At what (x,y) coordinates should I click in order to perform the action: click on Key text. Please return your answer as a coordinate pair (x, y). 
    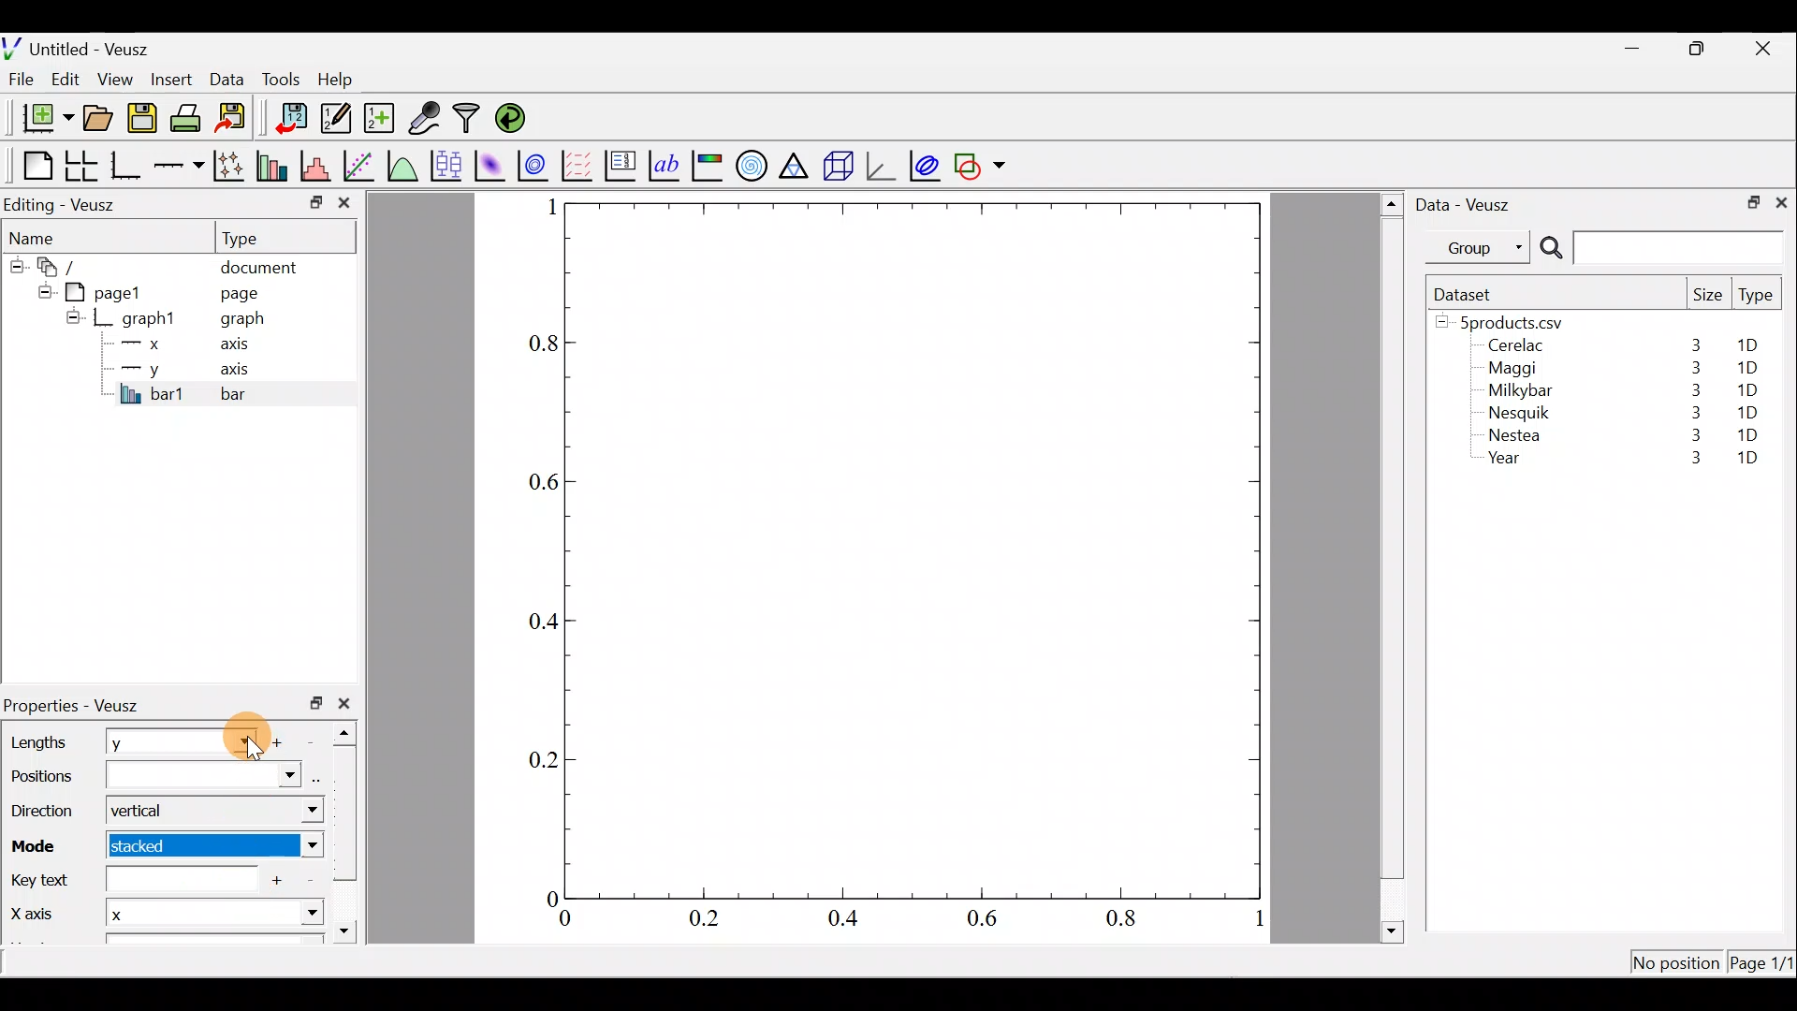
    Looking at the image, I should click on (131, 880).